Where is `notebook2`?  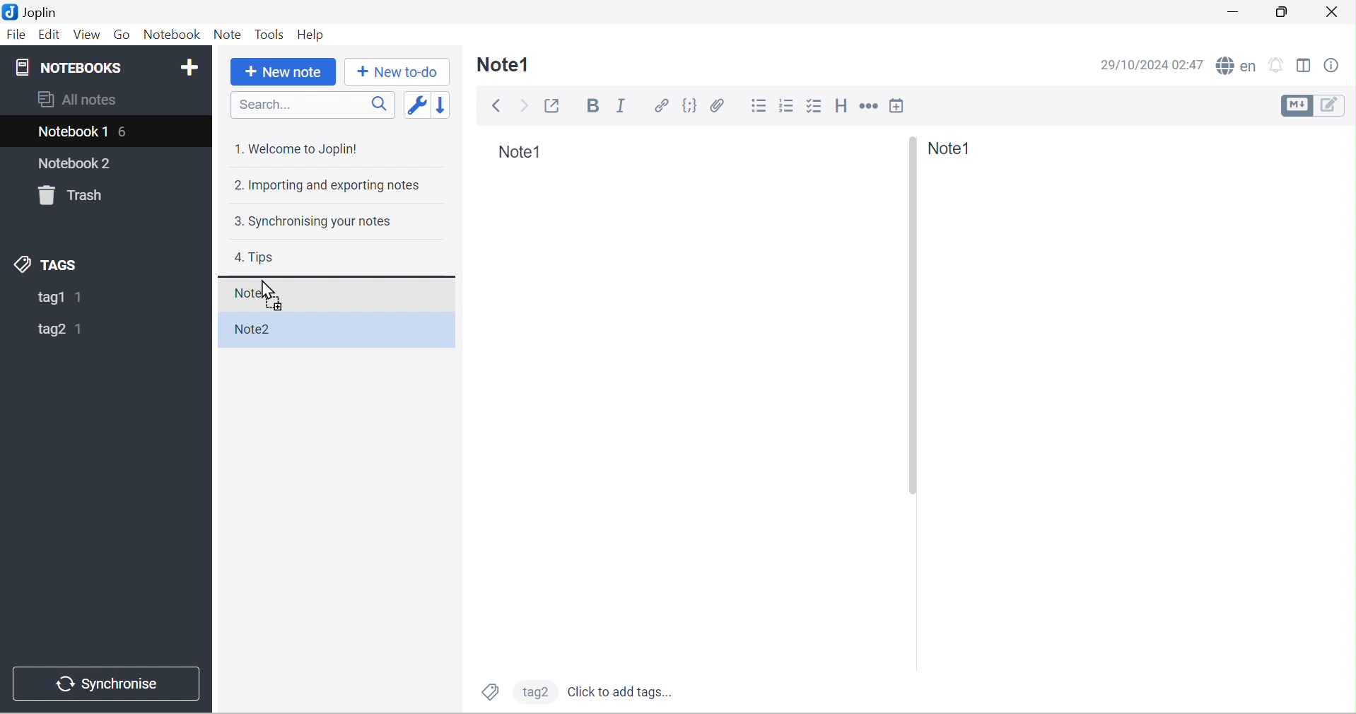 notebook2 is located at coordinates (69, 163).